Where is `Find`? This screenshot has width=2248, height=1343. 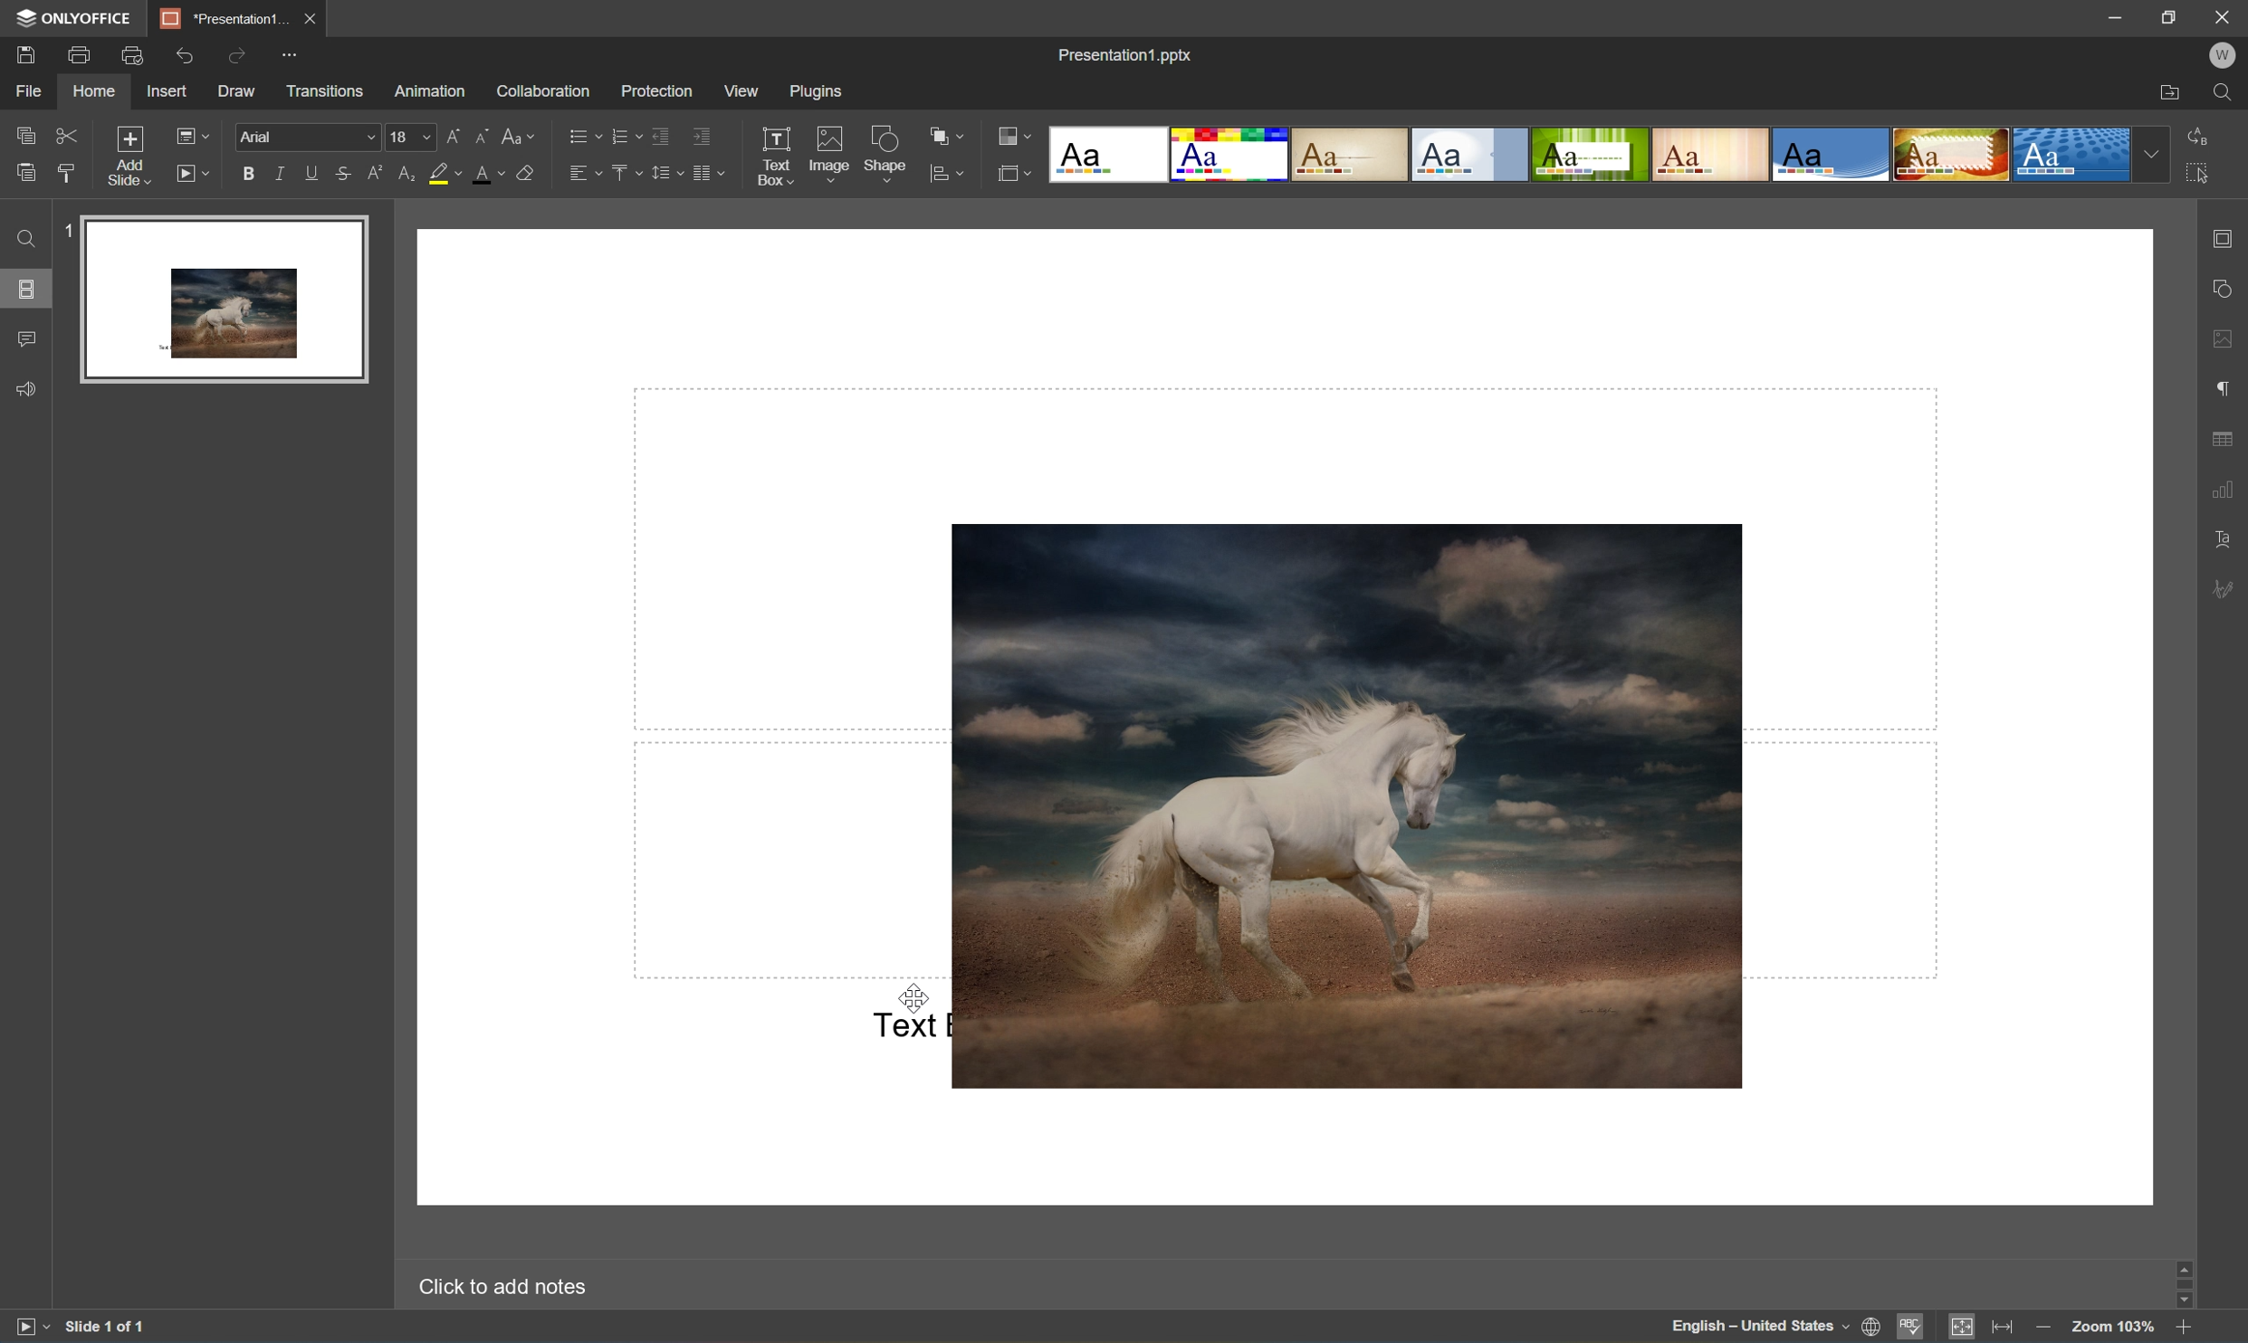 Find is located at coordinates (2224, 92).